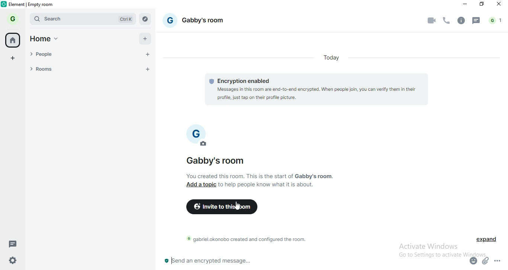 The height and width of the screenshot is (270, 508). What do you see at coordinates (462, 4) in the screenshot?
I see `minimise` at bounding box center [462, 4].